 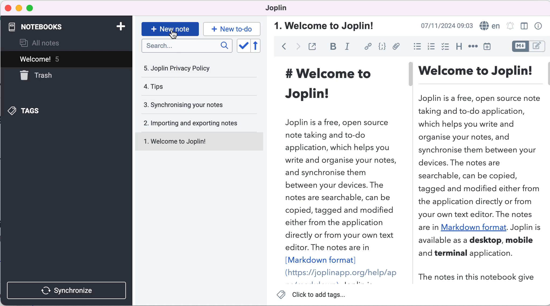 What do you see at coordinates (473, 47) in the screenshot?
I see `horizontal rule` at bounding box center [473, 47].